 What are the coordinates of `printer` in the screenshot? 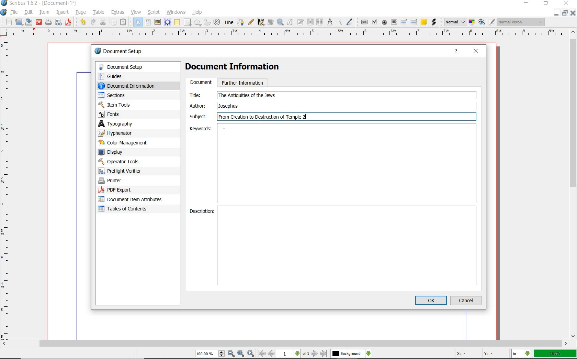 It's located at (126, 181).